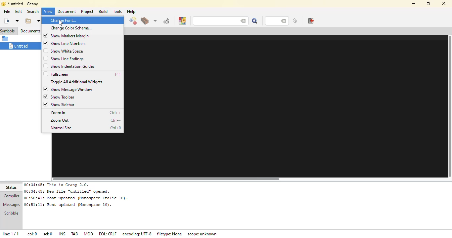  What do you see at coordinates (68, 59) in the screenshot?
I see `show line endings` at bounding box center [68, 59].